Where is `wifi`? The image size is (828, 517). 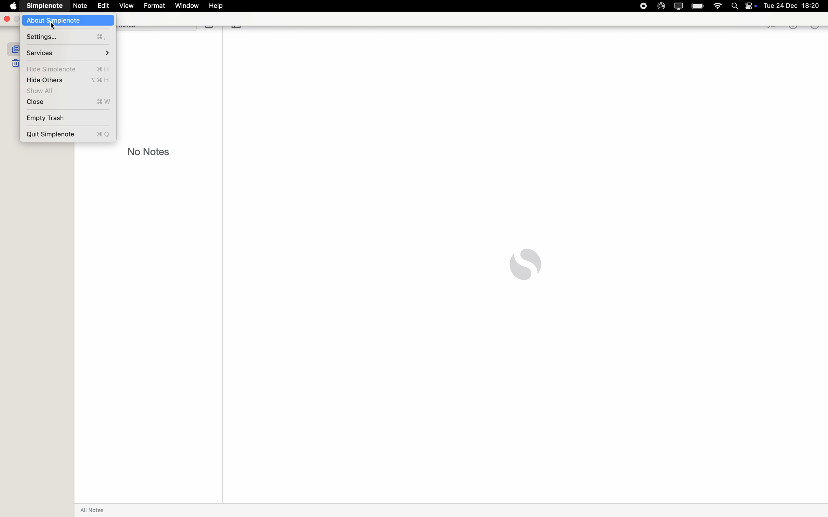 wifi is located at coordinates (718, 6).